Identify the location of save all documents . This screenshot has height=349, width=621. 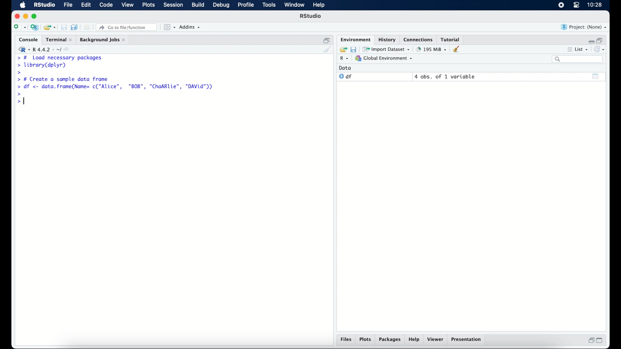
(75, 27).